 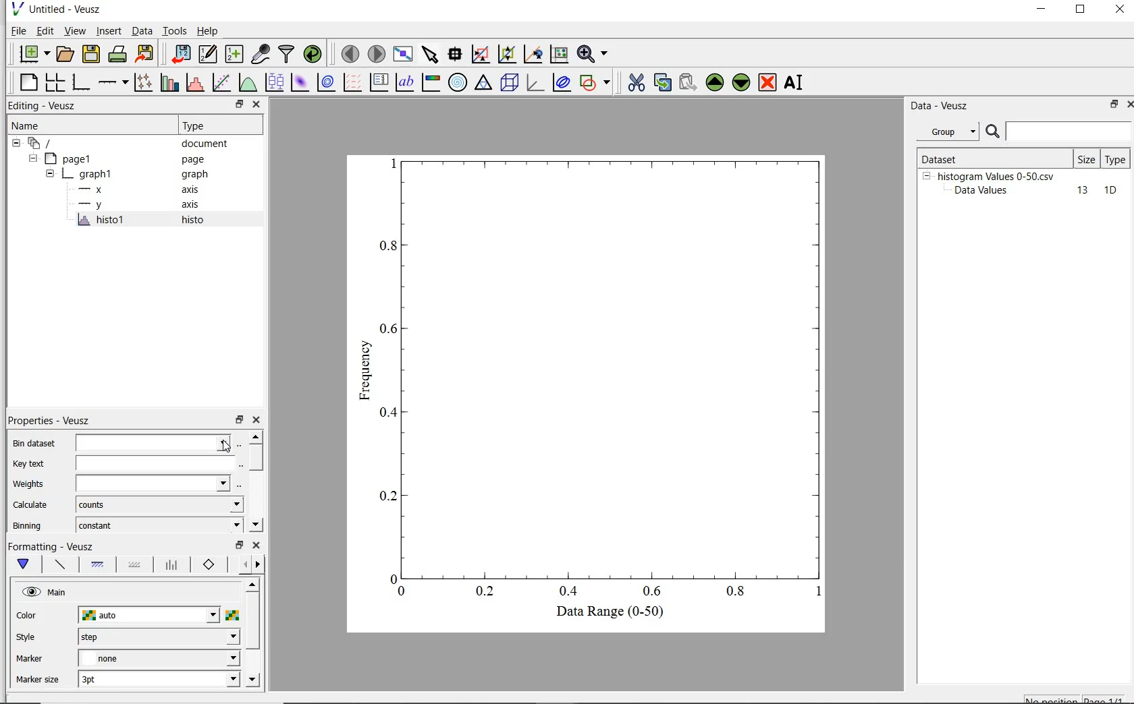 I want to click on blank page, so click(x=29, y=82).